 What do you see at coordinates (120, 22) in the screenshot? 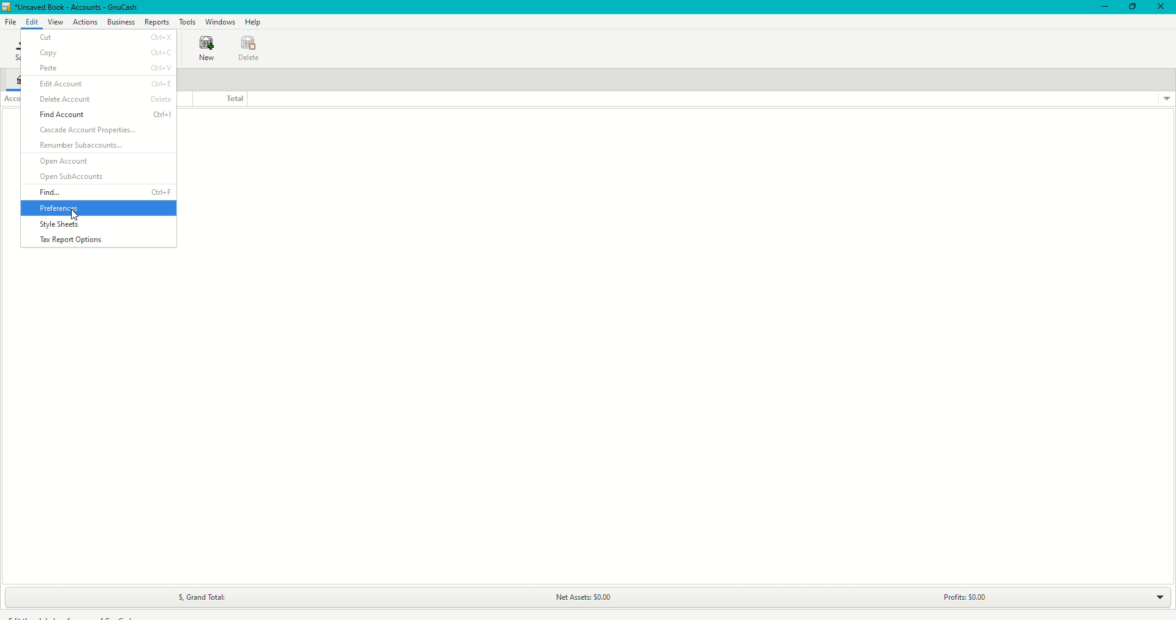
I see `Business` at bounding box center [120, 22].